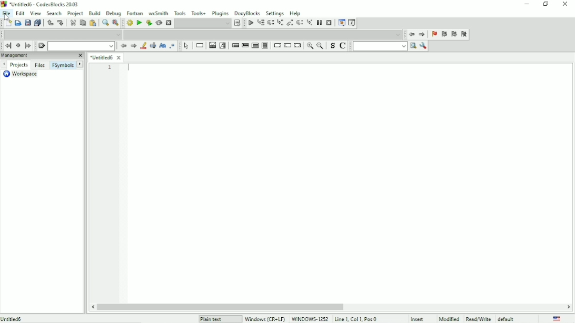  Describe the element at coordinates (199, 12) in the screenshot. I see `Tools+` at that location.